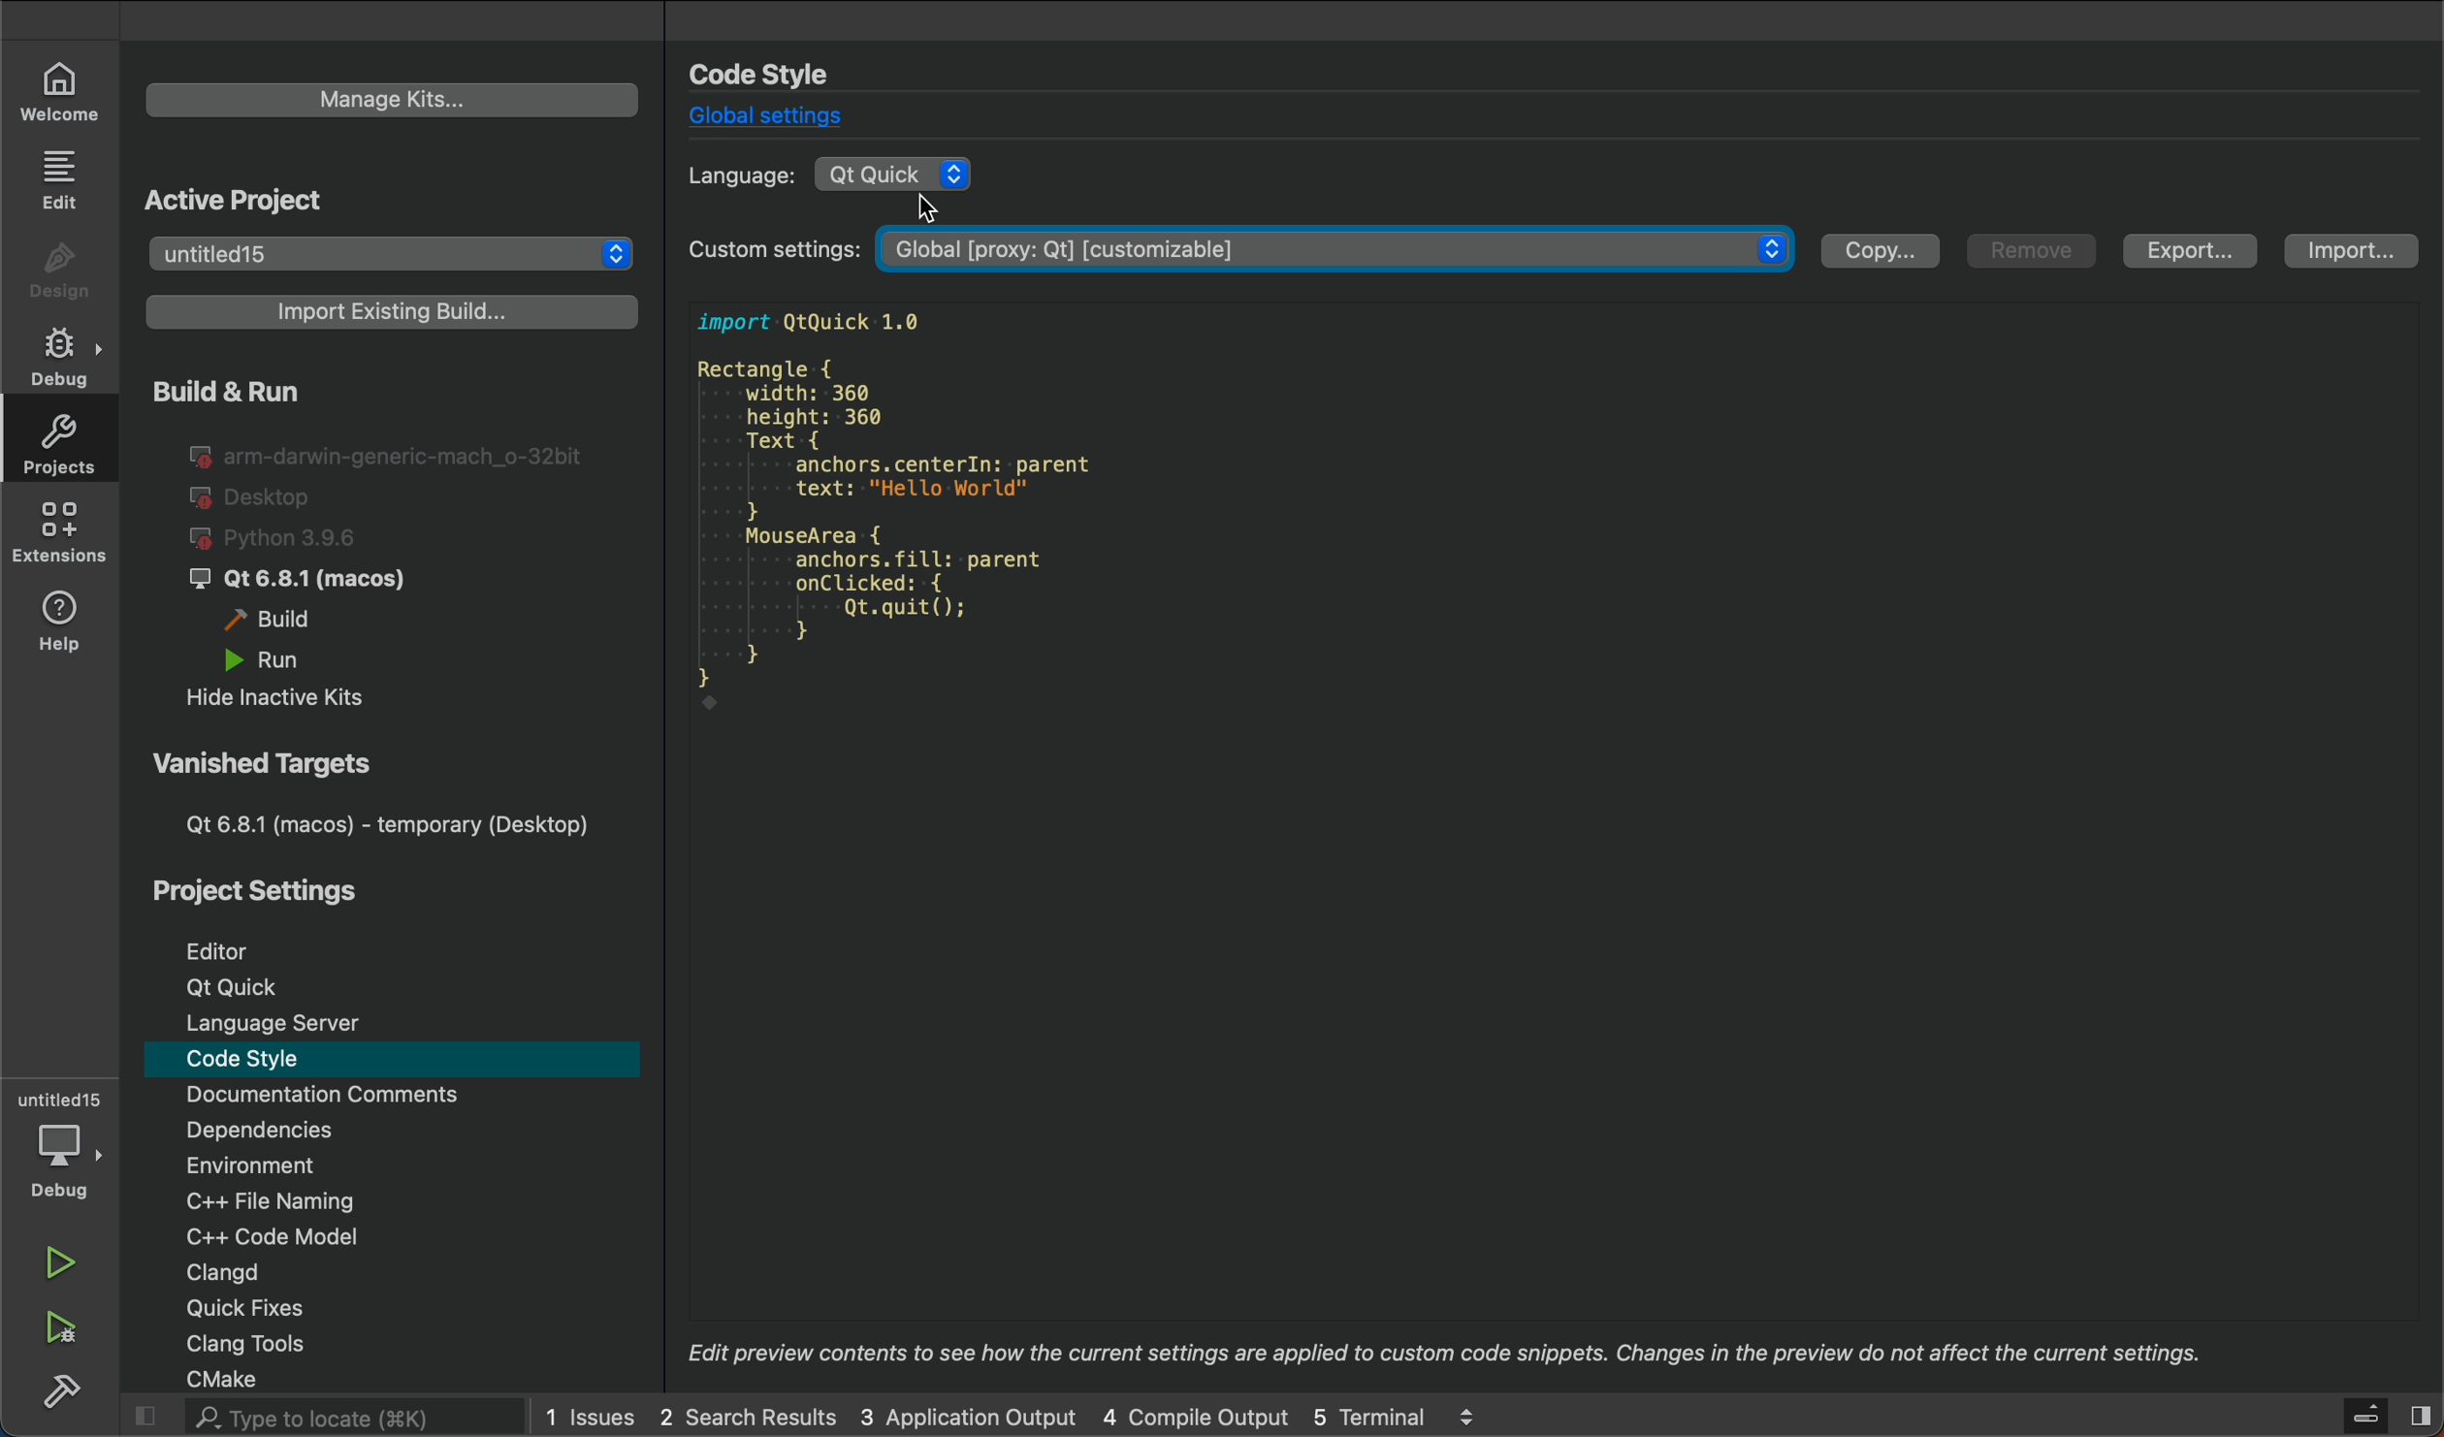 The height and width of the screenshot is (1437, 2444). I want to click on change code, so click(1514, 514).